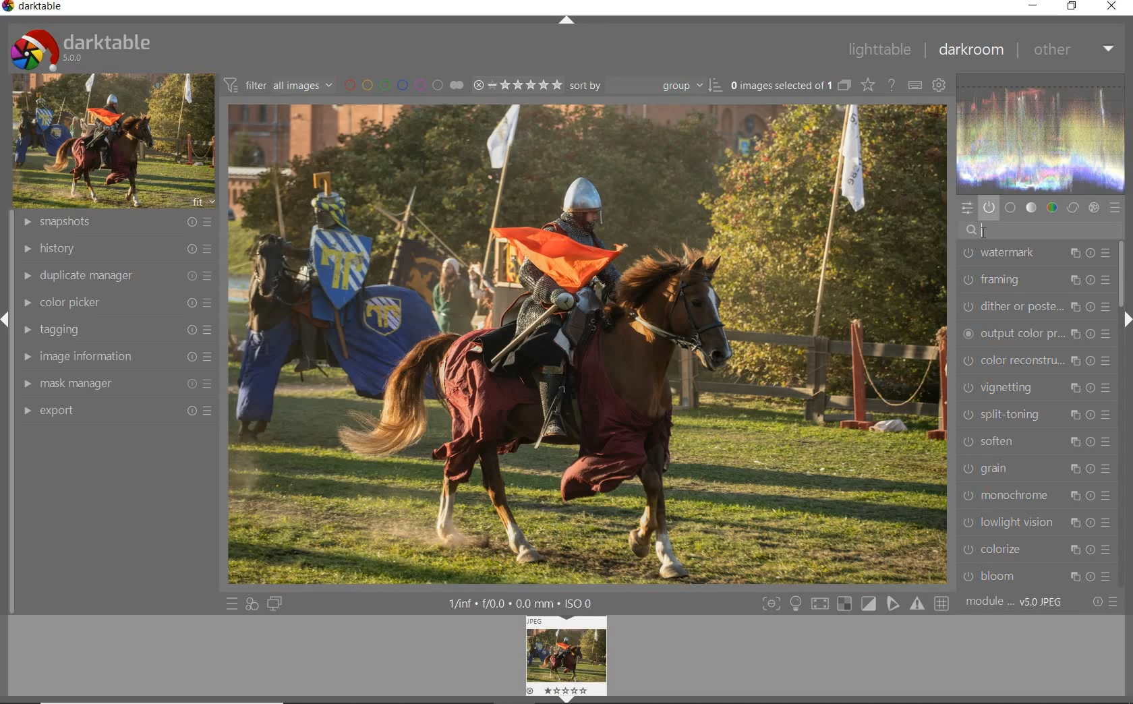  Describe the element at coordinates (1094, 207) in the screenshot. I see `effect` at that location.